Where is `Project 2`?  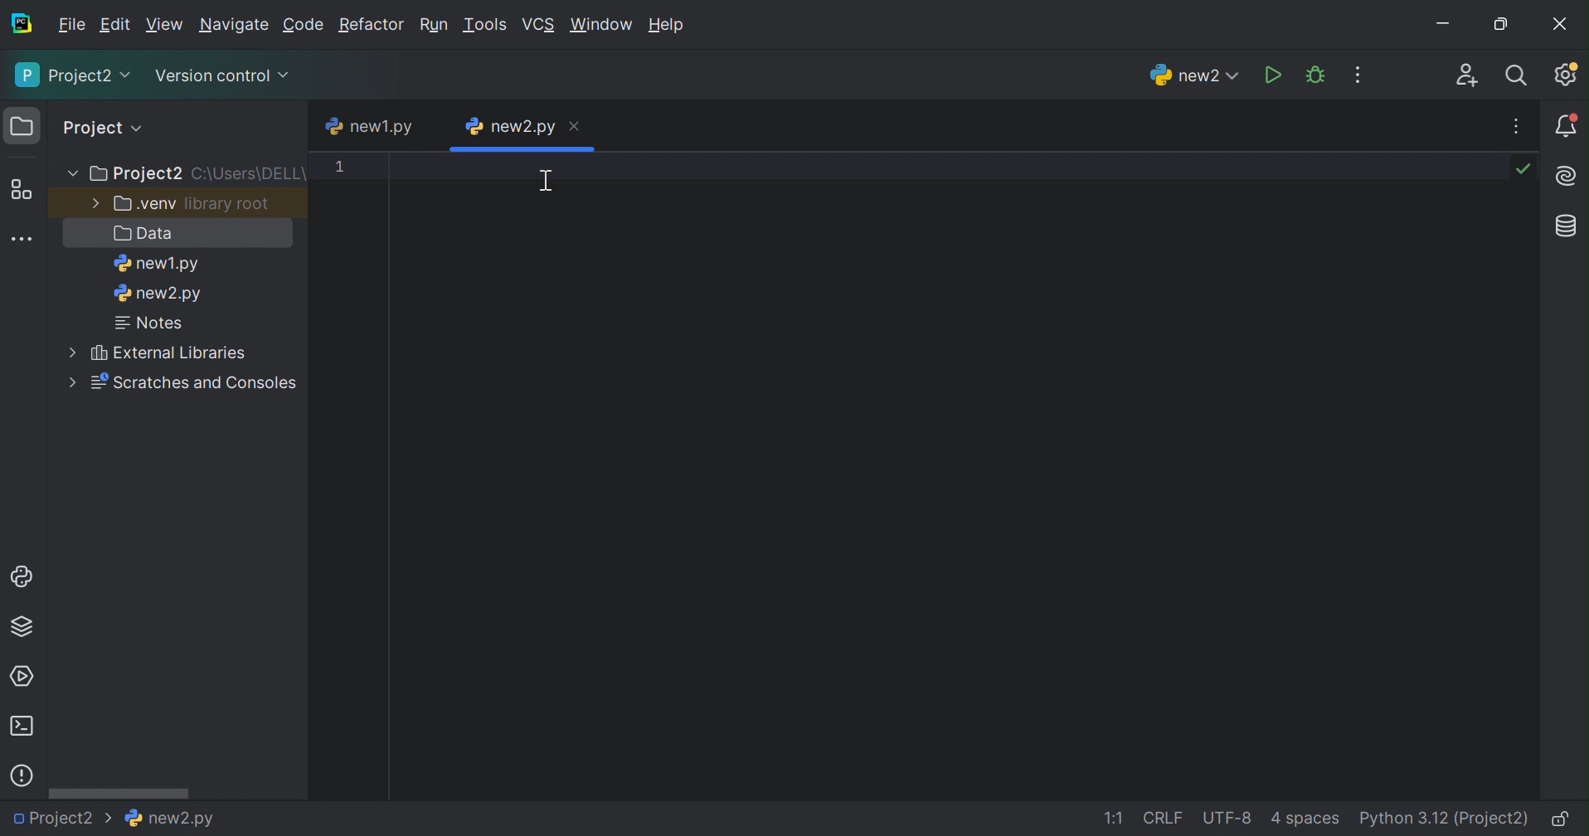
Project 2 is located at coordinates (138, 175).